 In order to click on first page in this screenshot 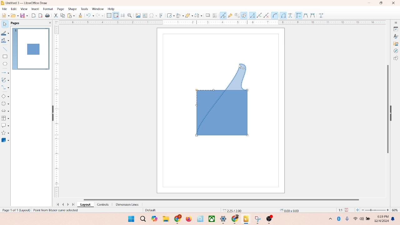, I will do `click(57, 204)`.